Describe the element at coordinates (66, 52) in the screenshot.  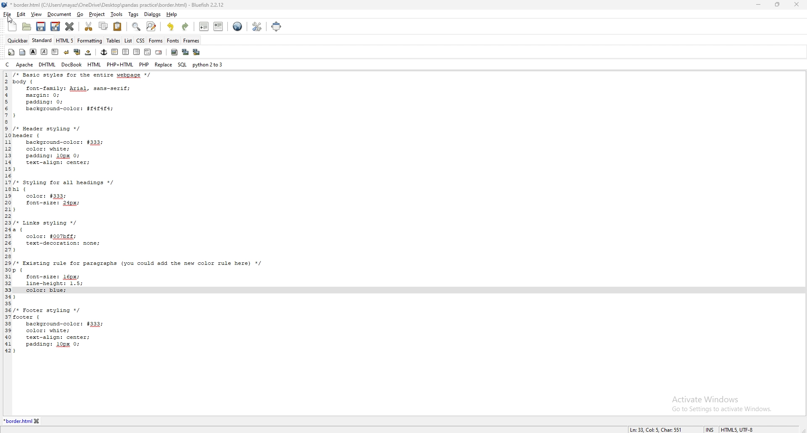
I see `break` at that location.